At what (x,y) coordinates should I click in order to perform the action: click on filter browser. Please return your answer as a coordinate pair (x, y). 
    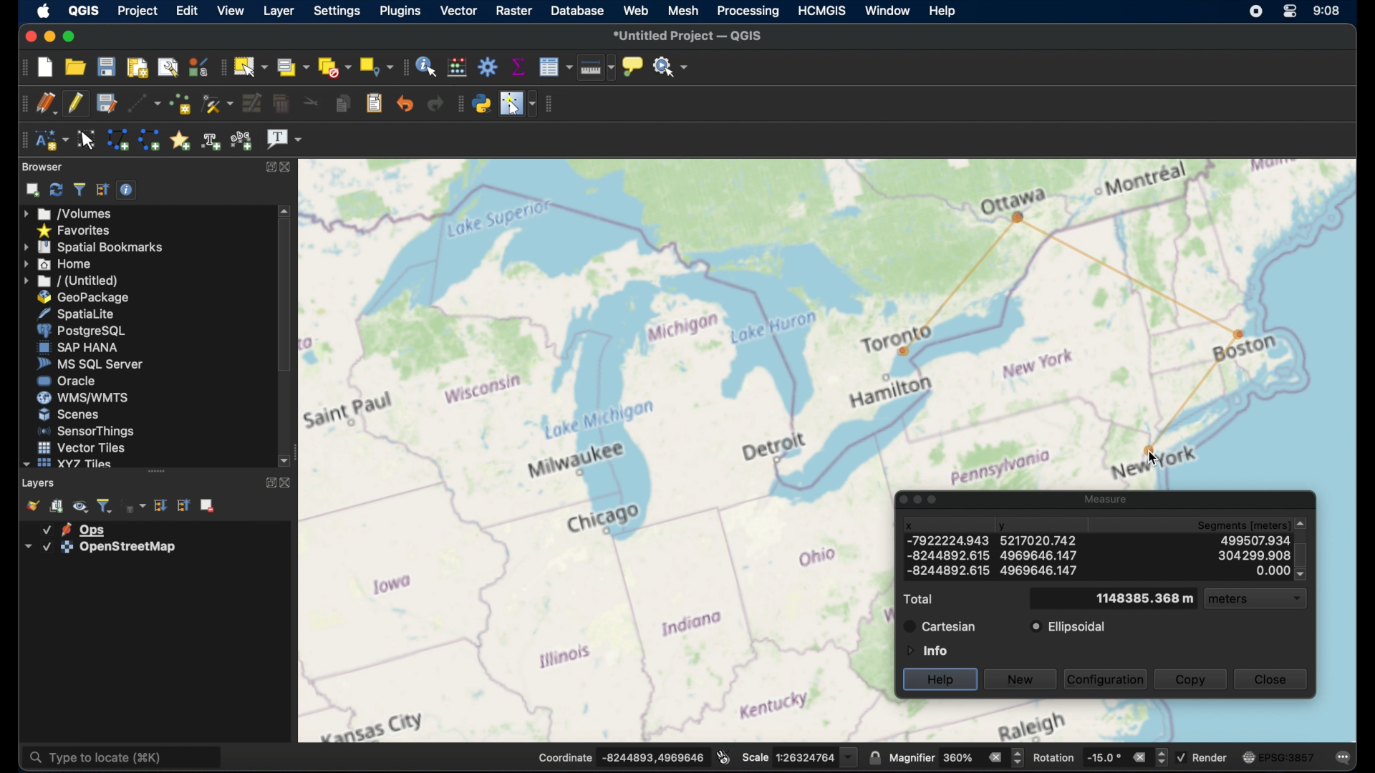
    Looking at the image, I should click on (79, 189).